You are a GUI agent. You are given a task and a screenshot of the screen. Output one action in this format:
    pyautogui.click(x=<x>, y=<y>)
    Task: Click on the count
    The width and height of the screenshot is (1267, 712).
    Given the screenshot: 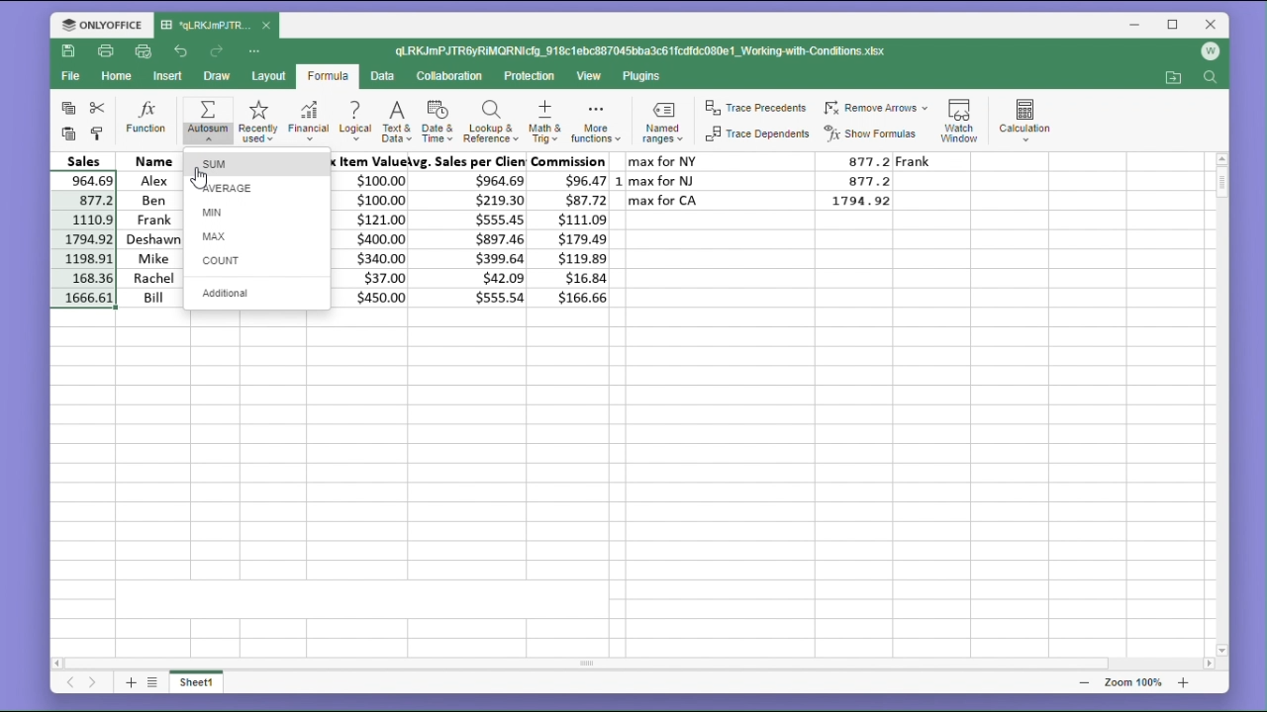 What is the action you would take?
    pyautogui.click(x=257, y=262)
    